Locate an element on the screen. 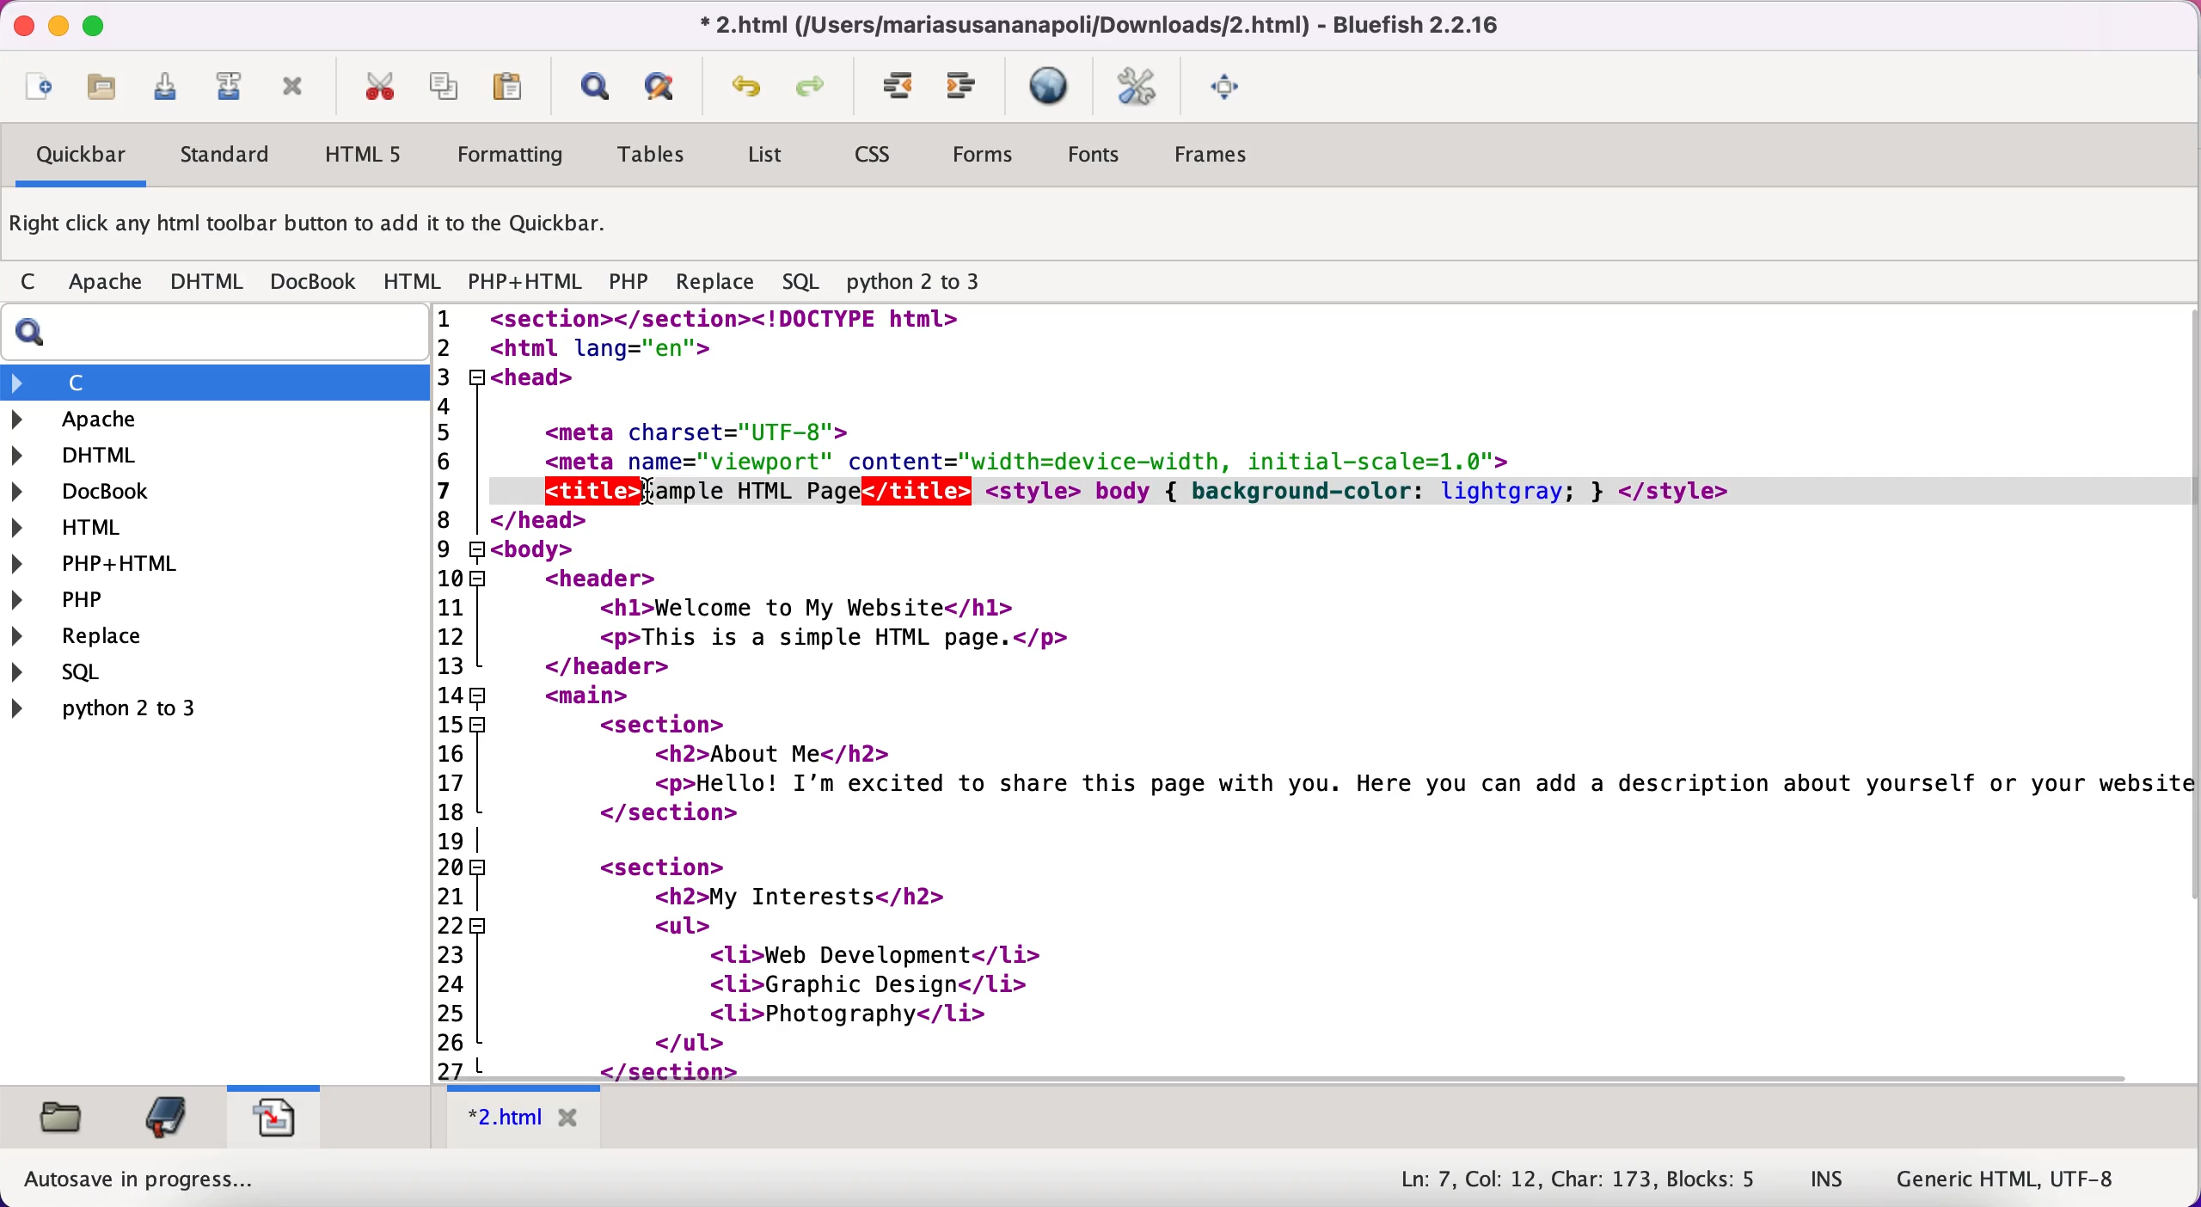 The height and width of the screenshot is (1207, 2201). filebrowser is located at coordinates (64, 1118).